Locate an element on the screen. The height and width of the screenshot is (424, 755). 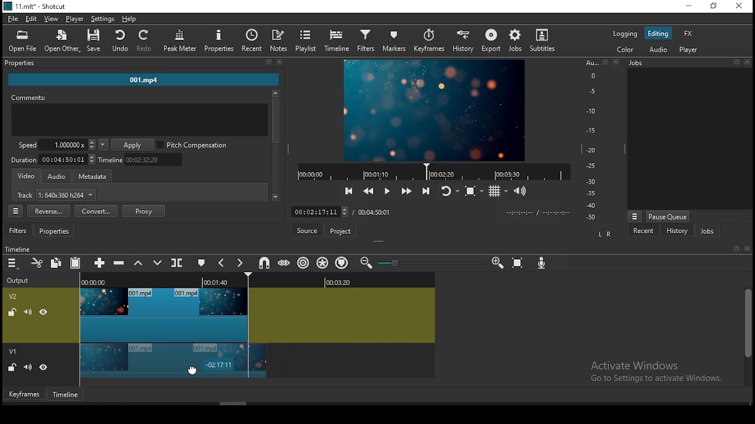
pitch compensation is located at coordinates (193, 145).